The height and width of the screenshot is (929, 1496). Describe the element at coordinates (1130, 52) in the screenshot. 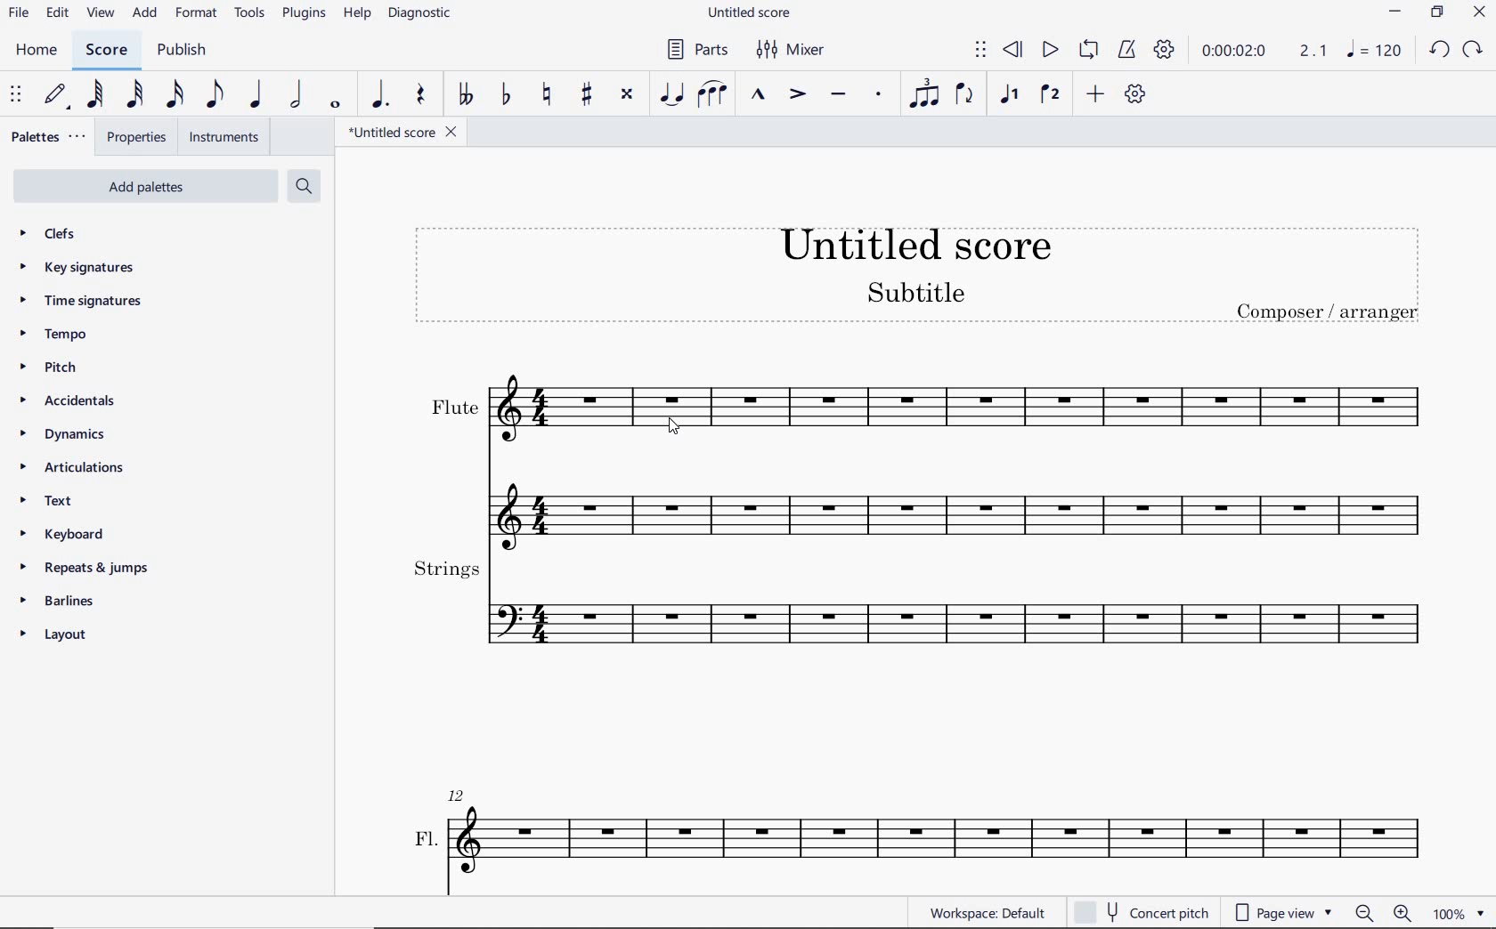

I see `METRONOME` at that location.